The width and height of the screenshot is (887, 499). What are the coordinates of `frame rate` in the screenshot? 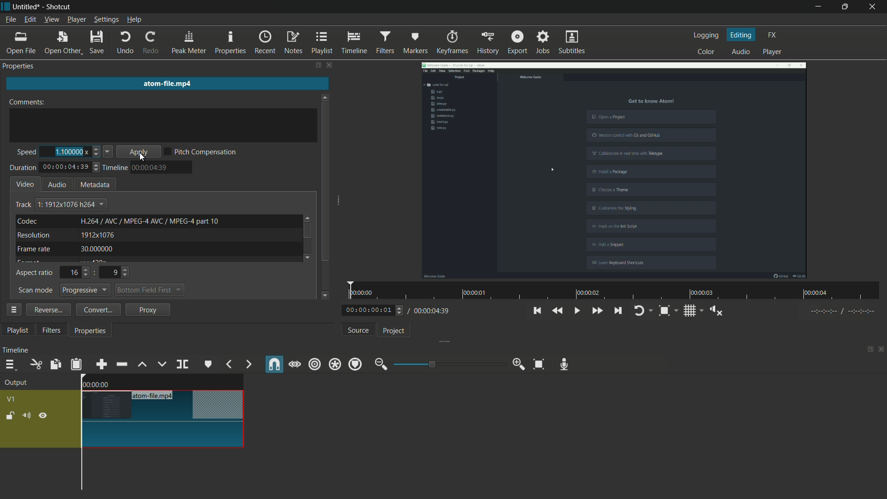 It's located at (35, 249).